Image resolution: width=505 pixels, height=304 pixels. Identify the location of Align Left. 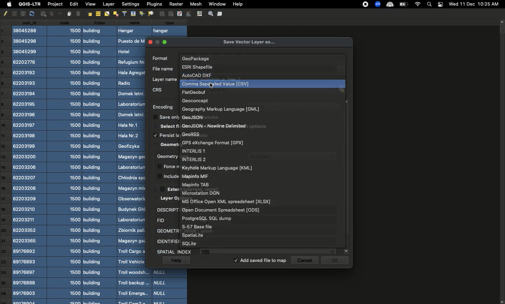
(79, 13).